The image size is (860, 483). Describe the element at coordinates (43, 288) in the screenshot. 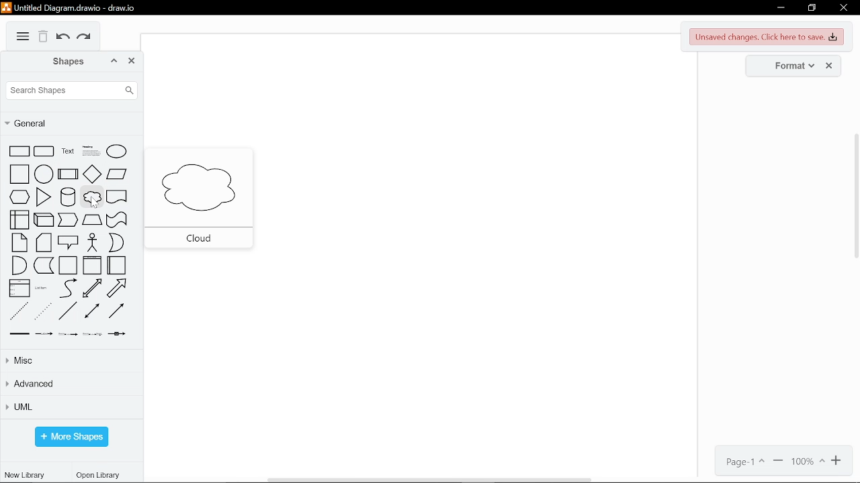

I see `list item` at that location.